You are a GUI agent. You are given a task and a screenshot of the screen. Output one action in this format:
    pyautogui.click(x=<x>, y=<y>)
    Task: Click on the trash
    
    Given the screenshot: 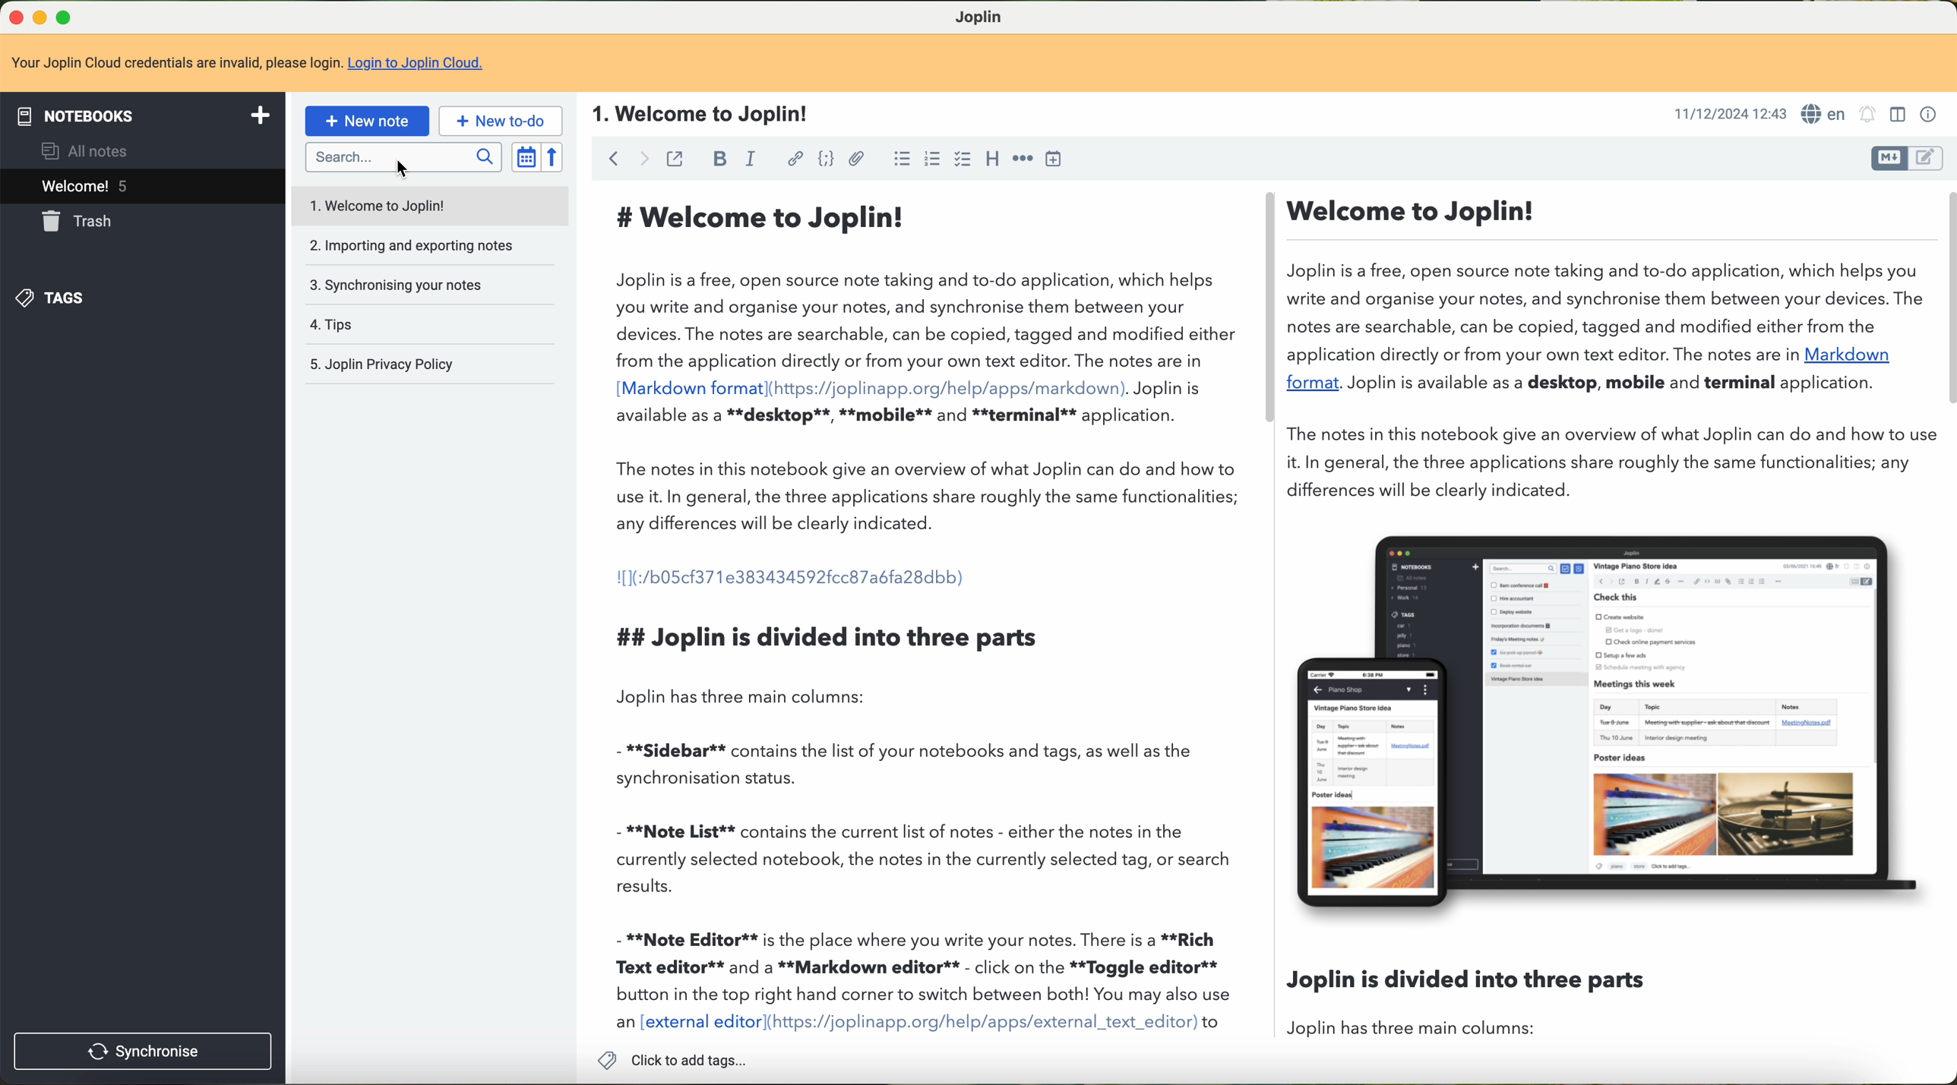 What is the action you would take?
    pyautogui.click(x=79, y=221)
    